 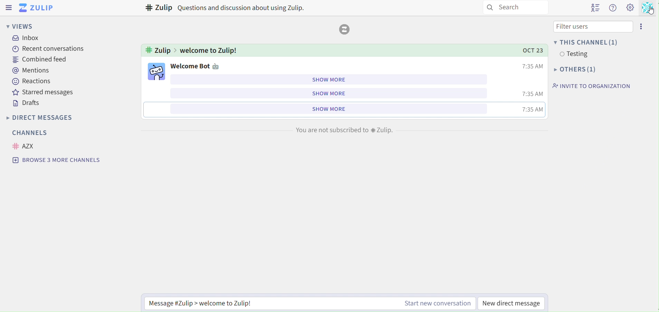 What do you see at coordinates (590, 86) in the screenshot?
I see `invite to organization` at bounding box center [590, 86].